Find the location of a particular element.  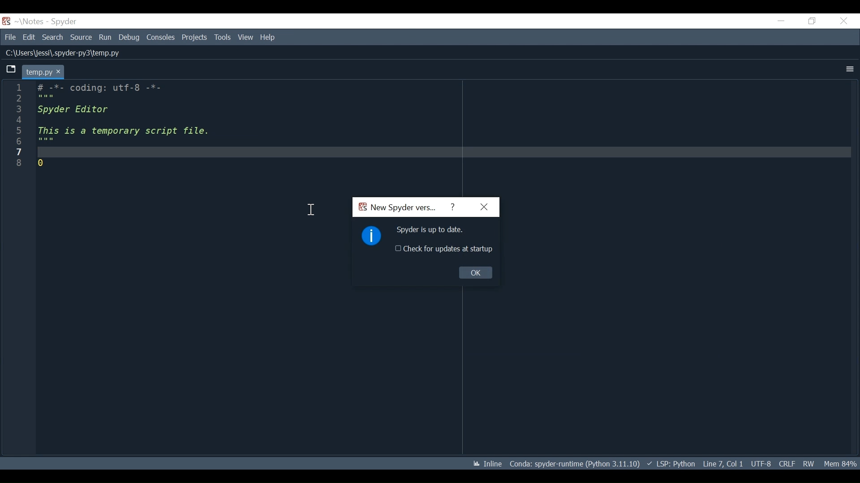

More Options  is located at coordinates (851, 69).